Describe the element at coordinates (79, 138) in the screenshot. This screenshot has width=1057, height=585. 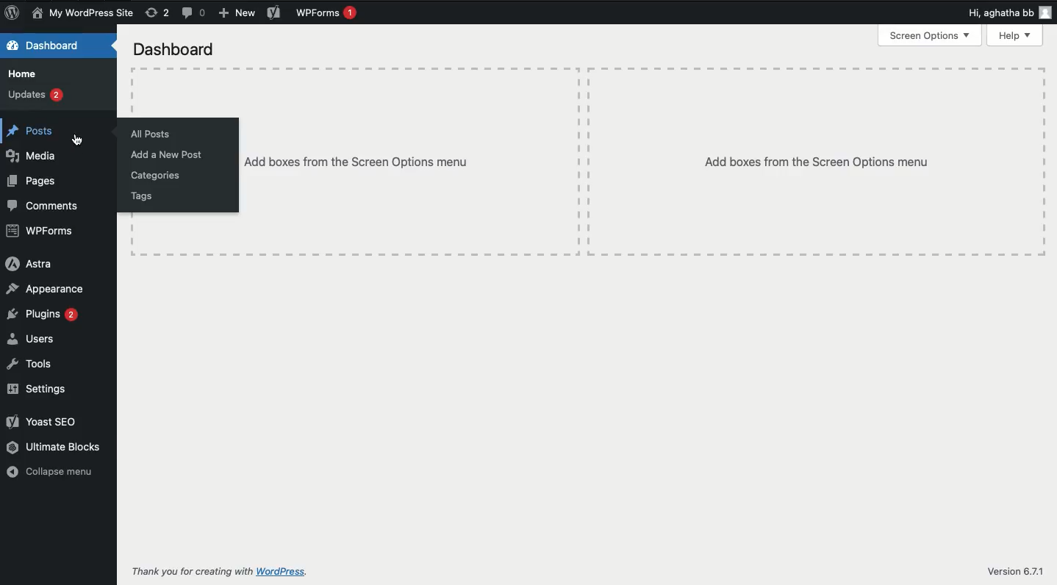
I see `cursor` at that location.